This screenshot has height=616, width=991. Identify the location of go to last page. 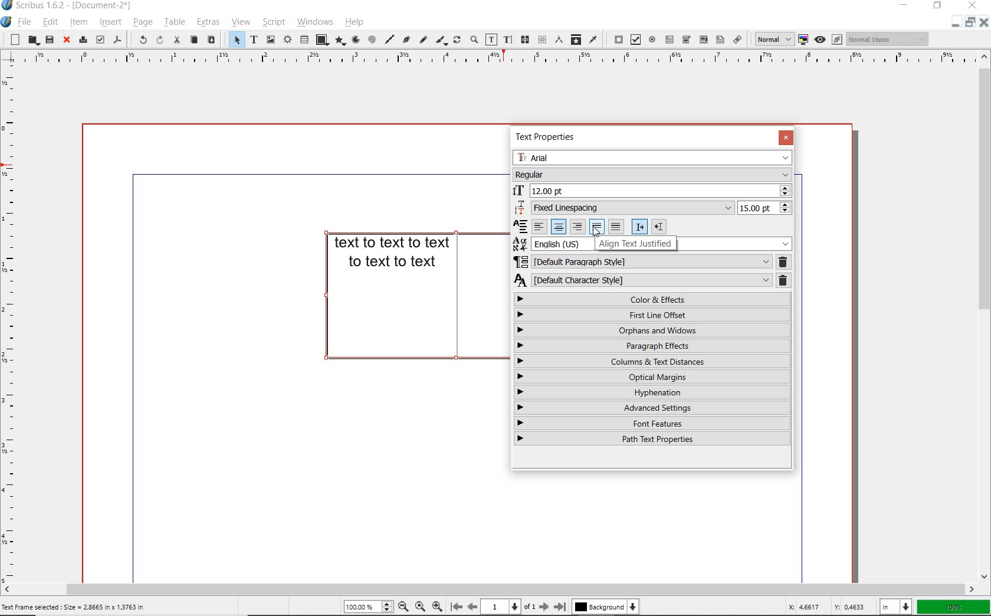
(560, 605).